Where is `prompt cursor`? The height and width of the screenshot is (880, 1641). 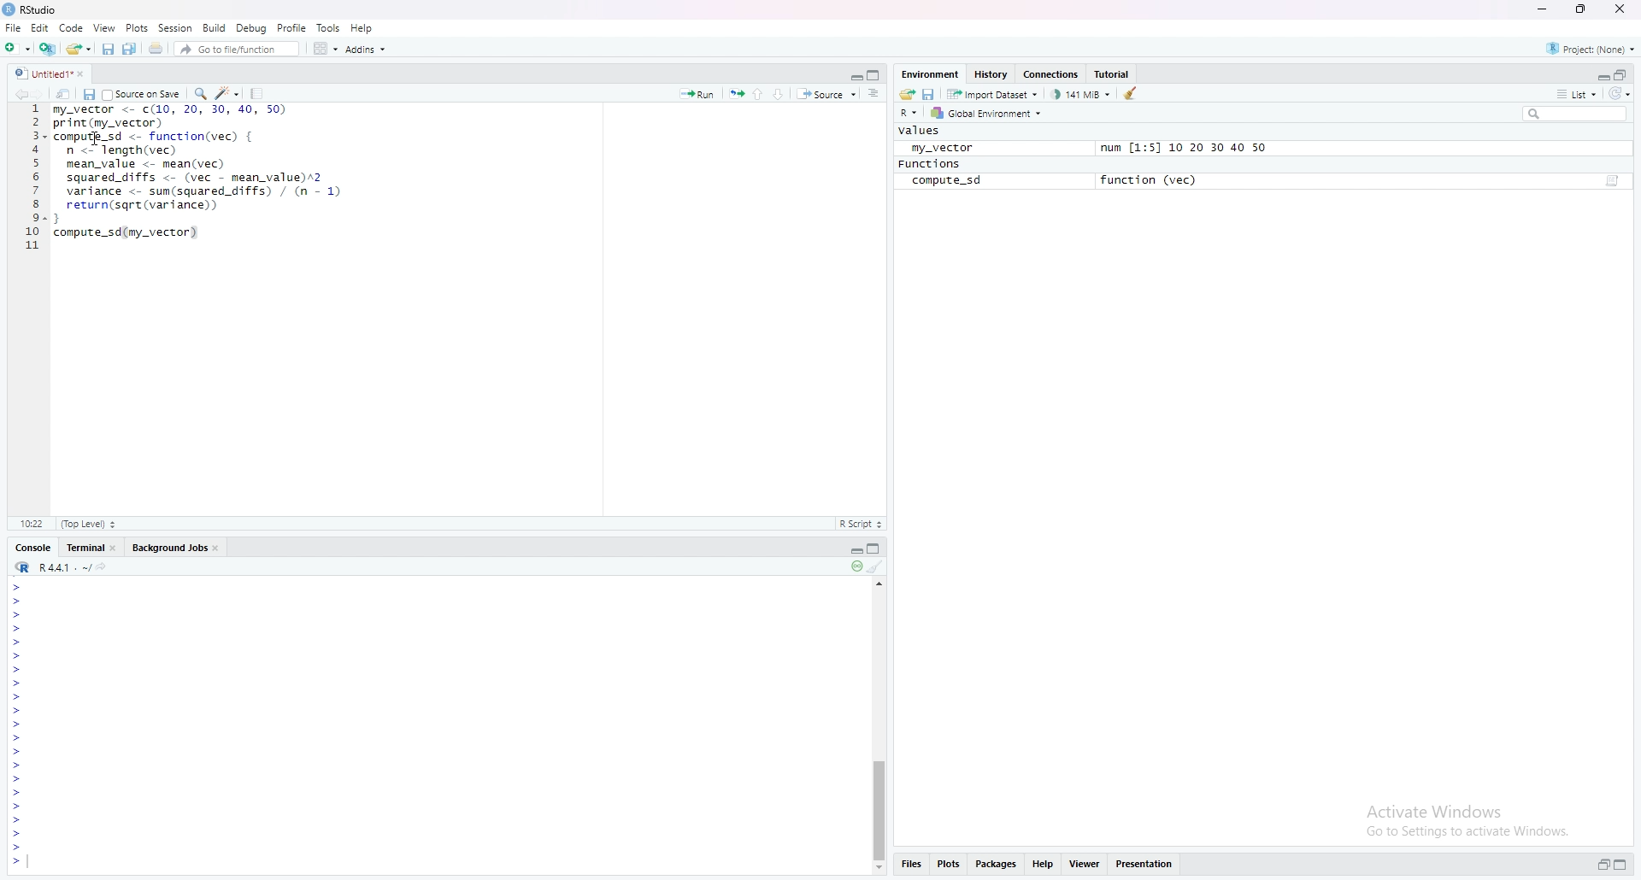
prompt cursor is located at coordinates (16, 683).